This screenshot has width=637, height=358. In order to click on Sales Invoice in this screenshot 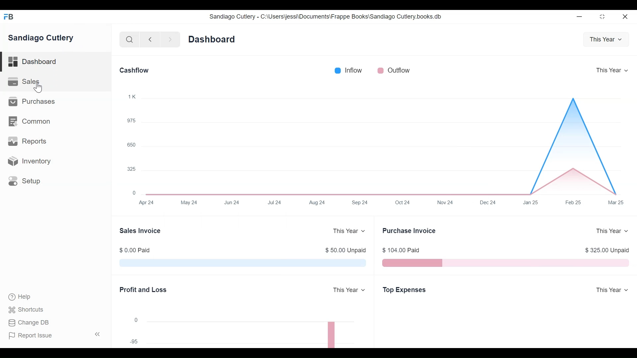, I will do `click(140, 232)`.